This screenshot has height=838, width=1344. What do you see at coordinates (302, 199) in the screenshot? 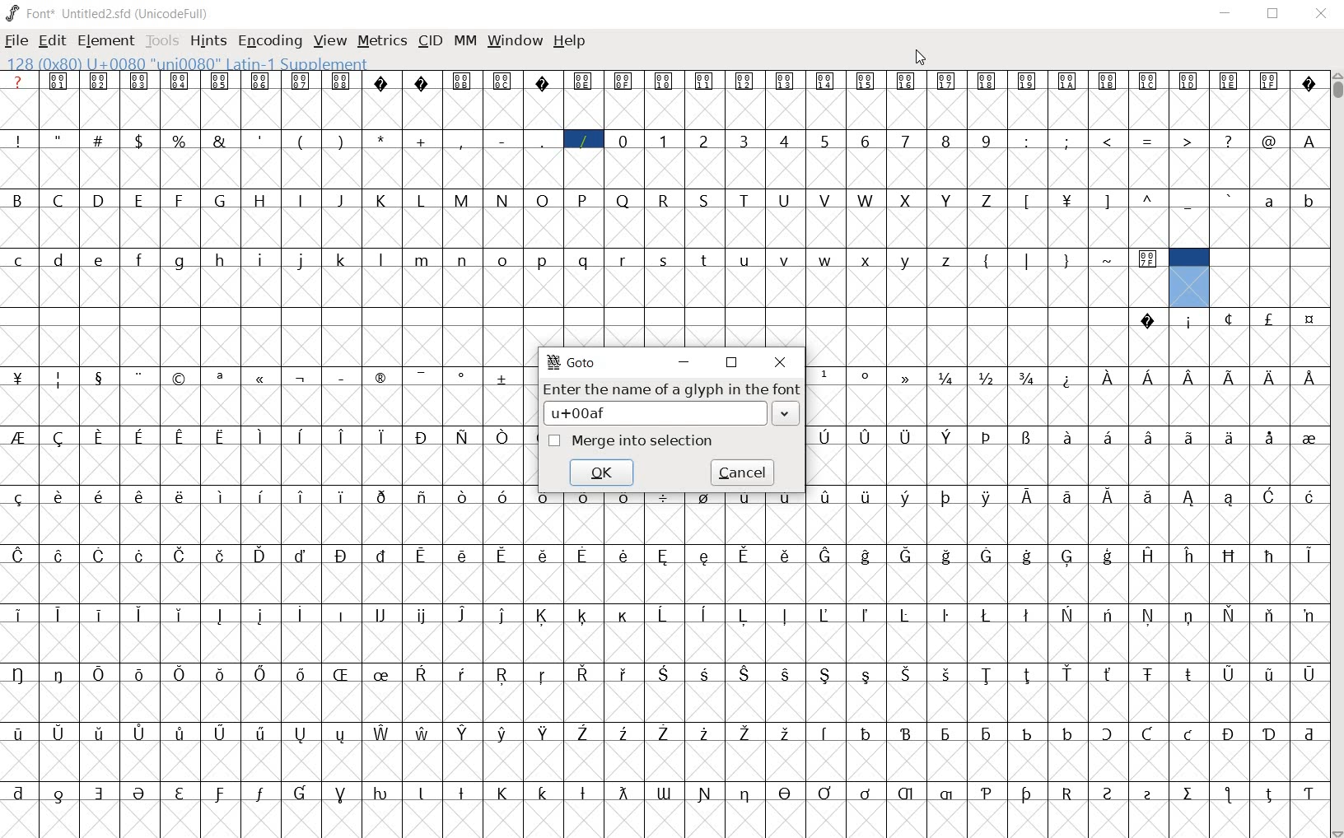
I see `I` at bounding box center [302, 199].